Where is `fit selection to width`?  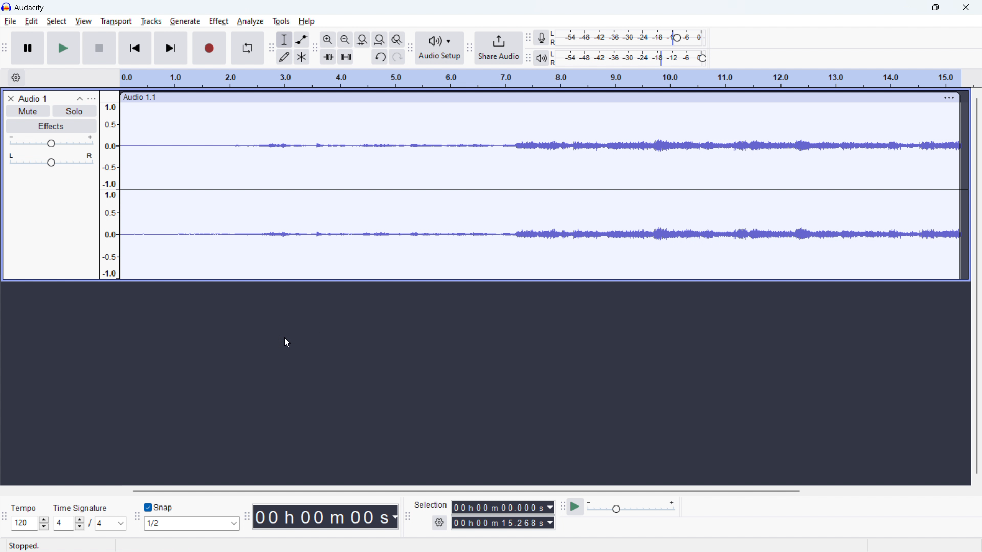
fit selection to width is located at coordinates (363, 39).